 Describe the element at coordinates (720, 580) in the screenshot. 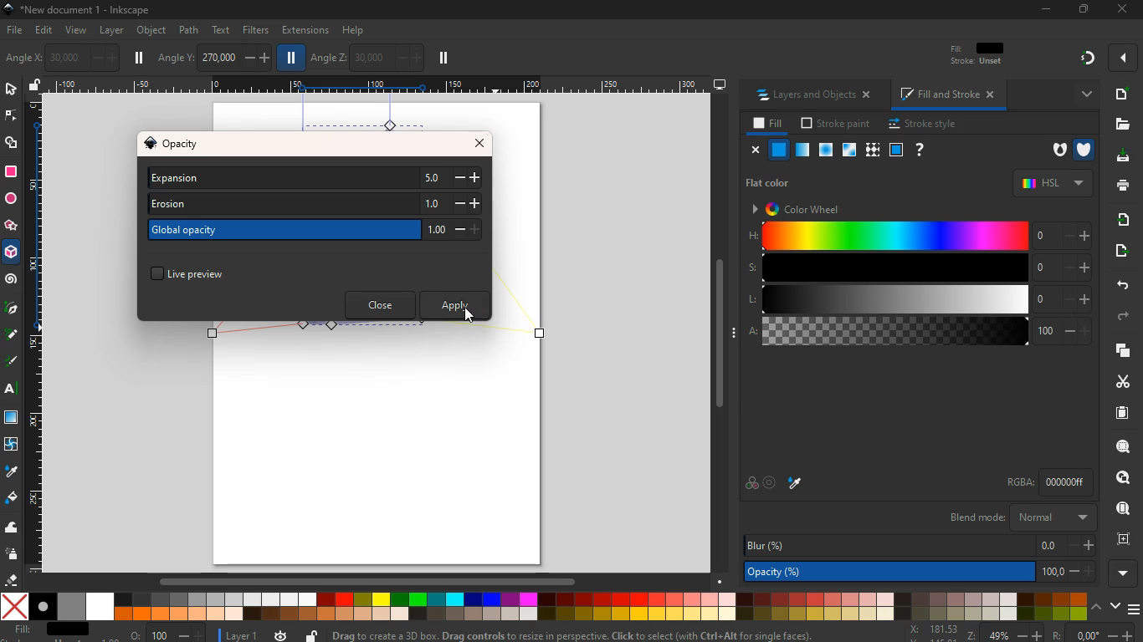

I see `Down` at that location.